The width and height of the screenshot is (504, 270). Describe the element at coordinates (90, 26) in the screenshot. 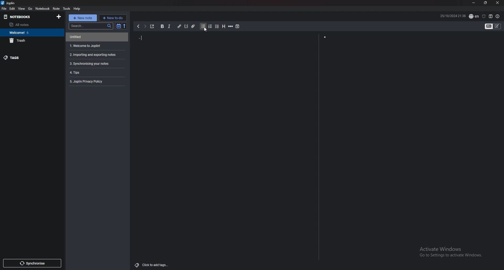

I see `search bar` at that location.